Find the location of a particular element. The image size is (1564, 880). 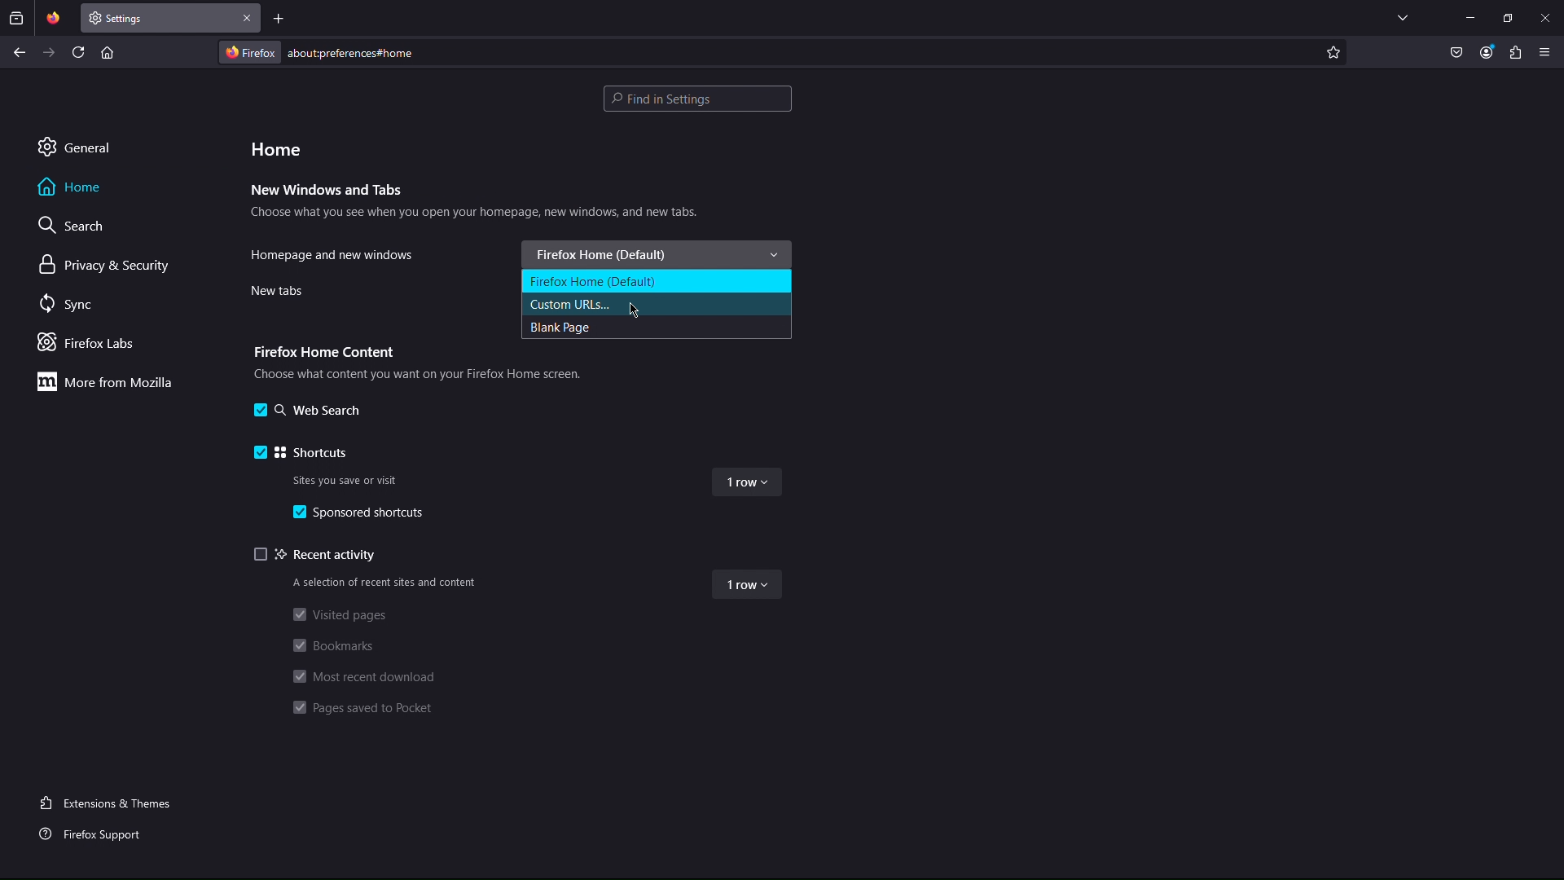

Firefox Home Content is located at coordinates (323, 353).